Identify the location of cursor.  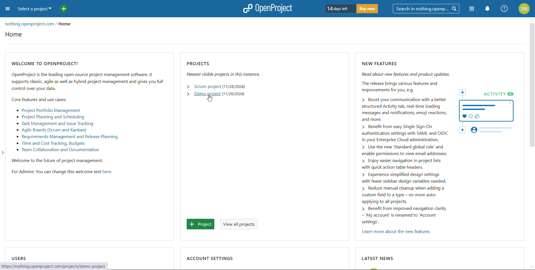
(210, 99).